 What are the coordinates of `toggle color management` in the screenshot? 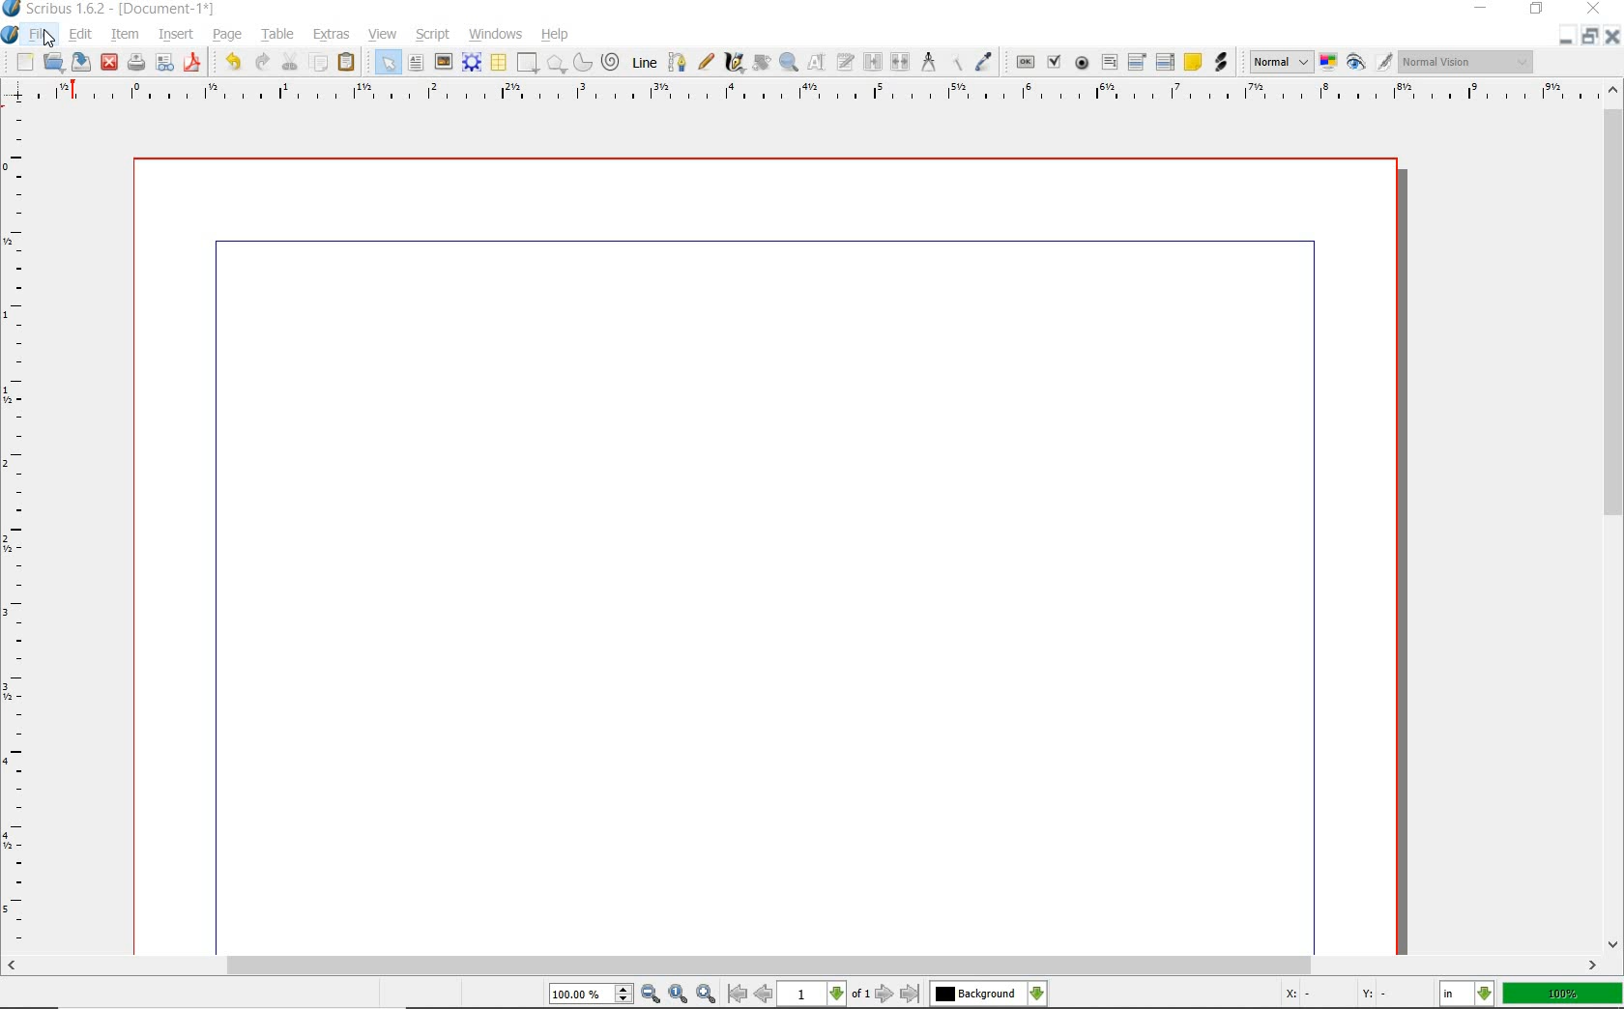 It's located at (1328, 61).